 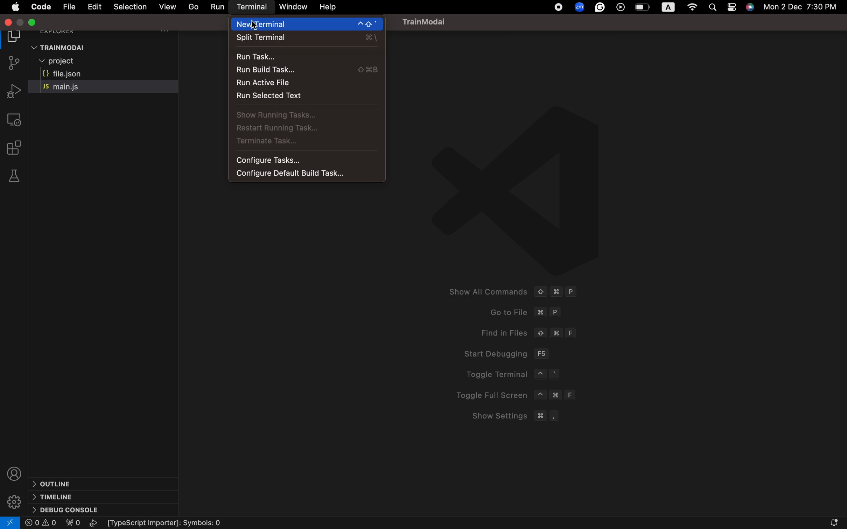 What do you see at coordinates (643, 8) in the screenshot?
I see `Battery` at bounding box center [643, 8].